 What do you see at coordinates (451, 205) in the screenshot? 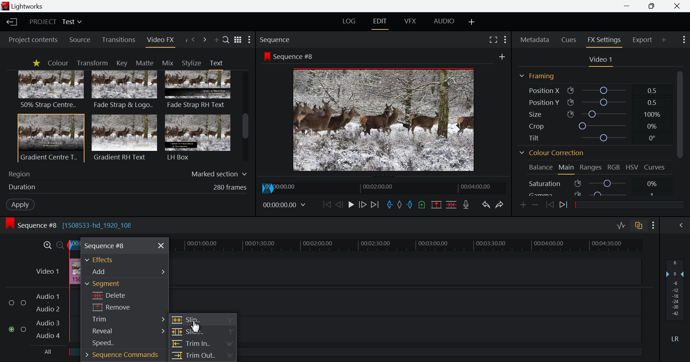
I see `Delete/Cut` at bounding box center [451, 205].